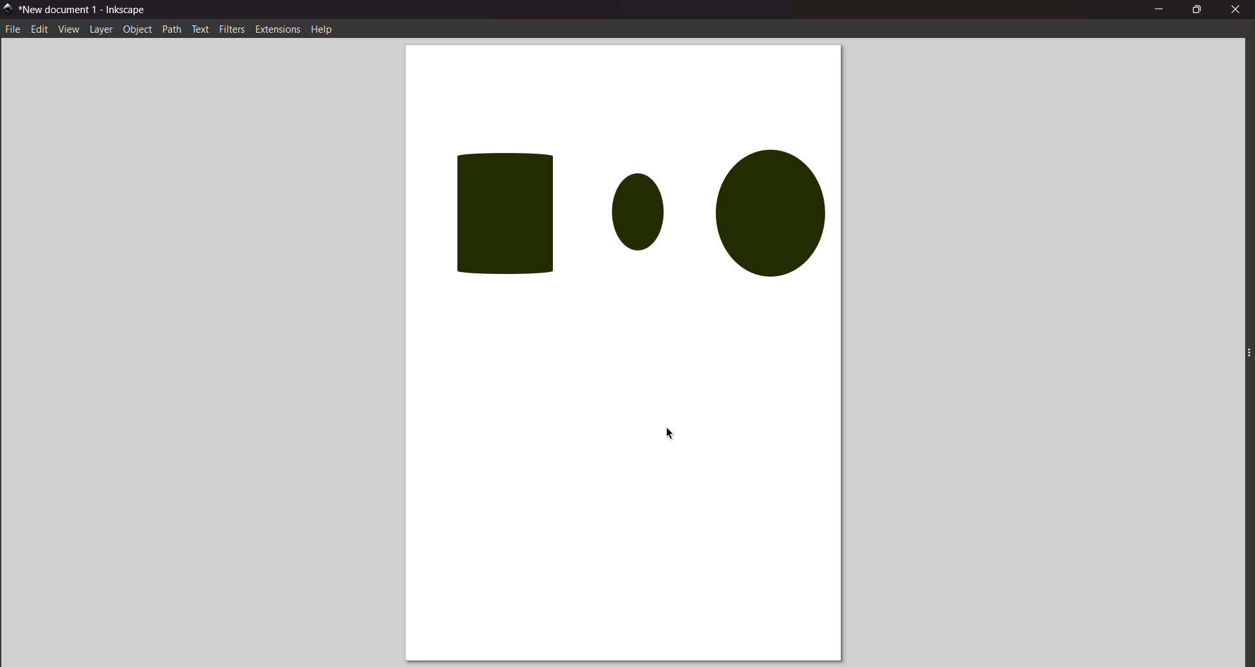 The image size is (1255, 667). What do you see at coordinates (101, 29) in the screenshot?
I see `layer` at bounding box center [101, 29].